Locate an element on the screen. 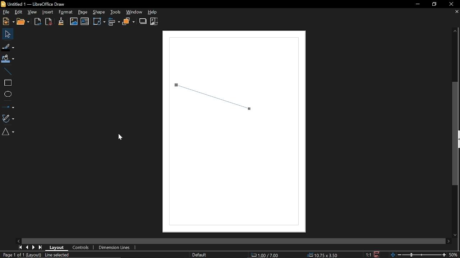 The image size is (460, 258). Insert image is located at coordinates (74, 21).